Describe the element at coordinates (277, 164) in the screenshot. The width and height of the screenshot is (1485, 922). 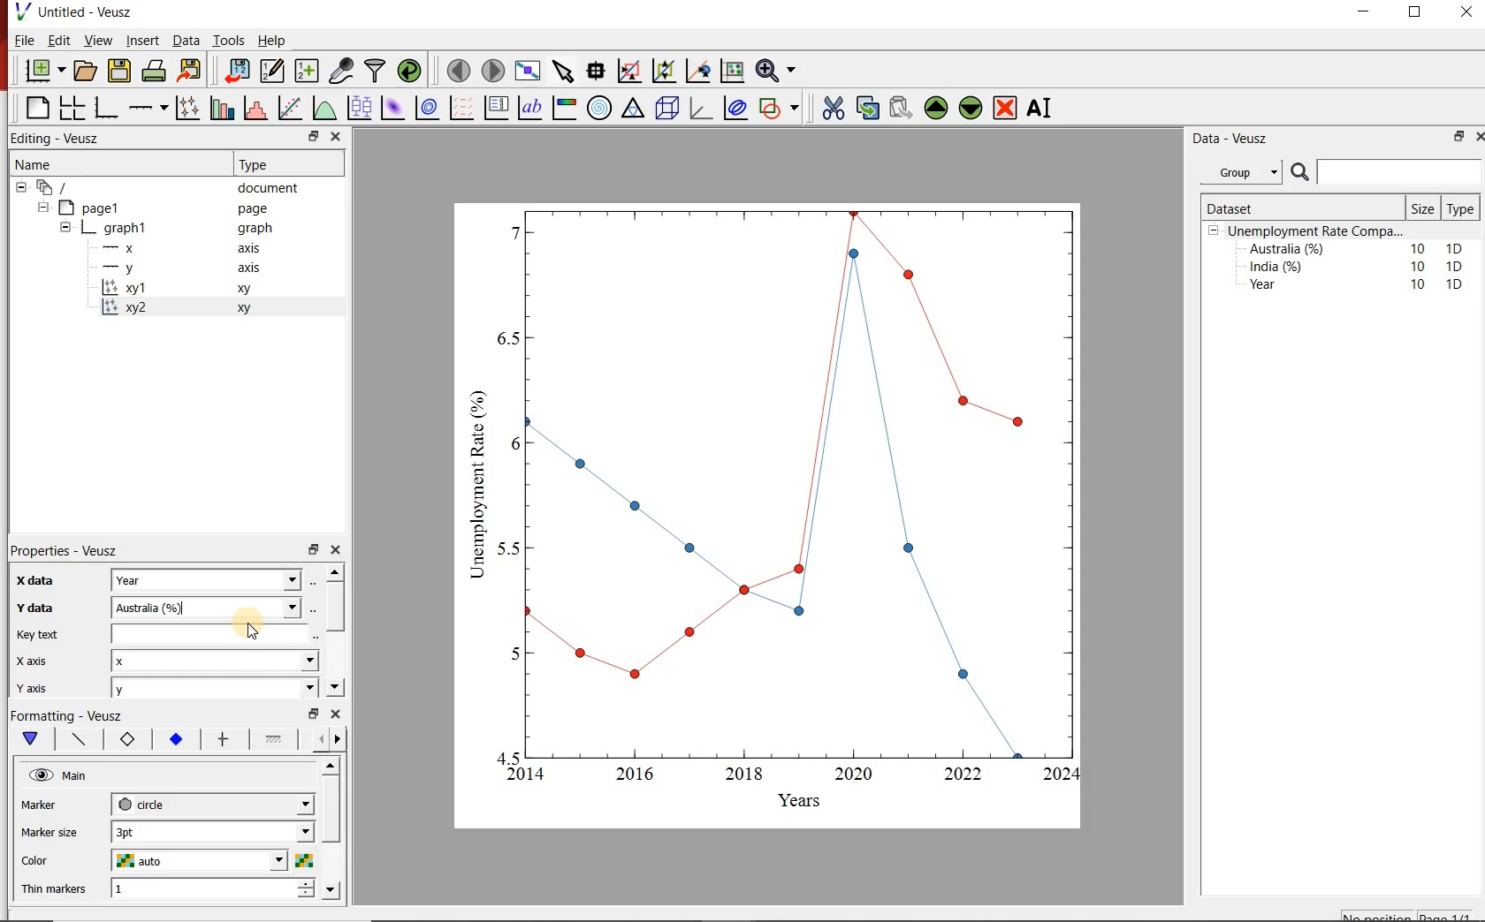
I see `Type` at that location.